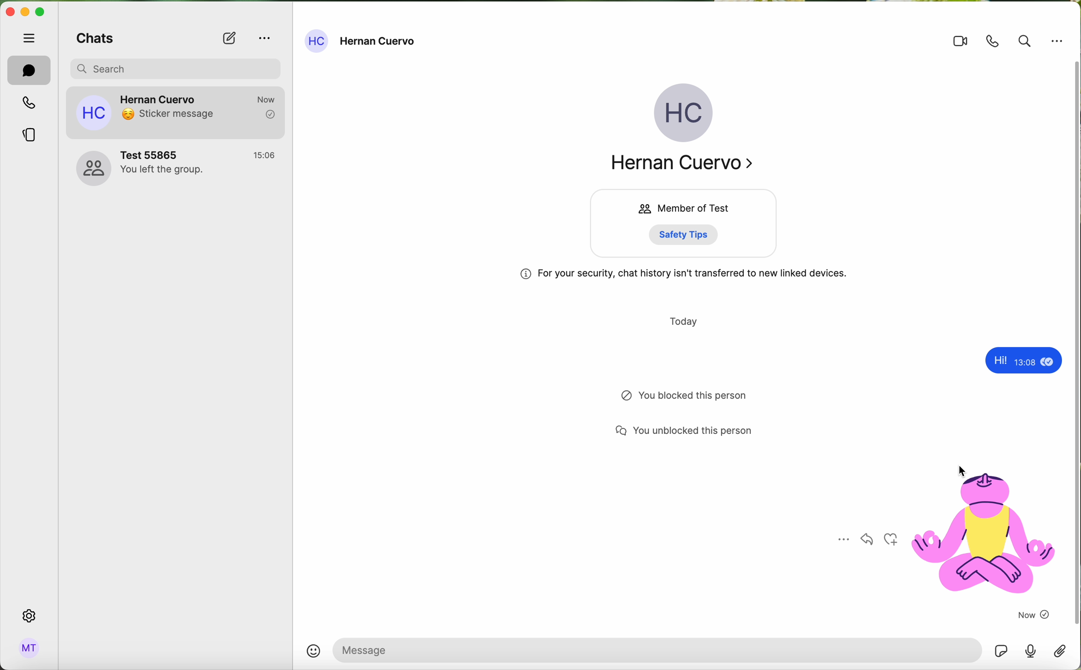  What do you see at coordinates (686, 114) in the screenshot?
I see `Hc` at bounding box center [686, 114].